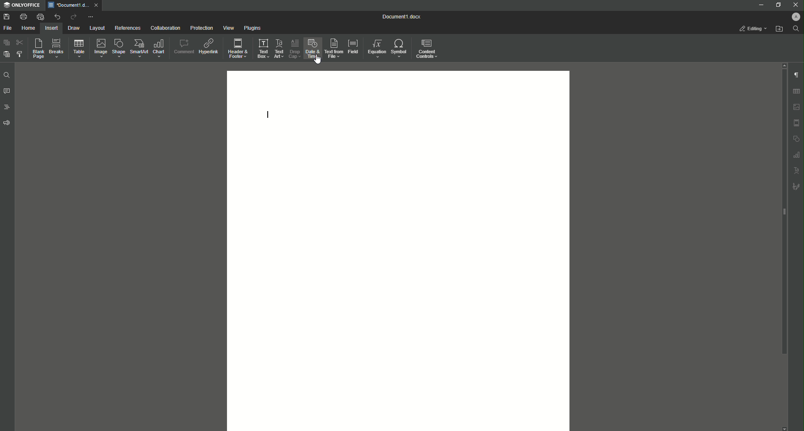  I want to click on Undo, so click(56, 16).